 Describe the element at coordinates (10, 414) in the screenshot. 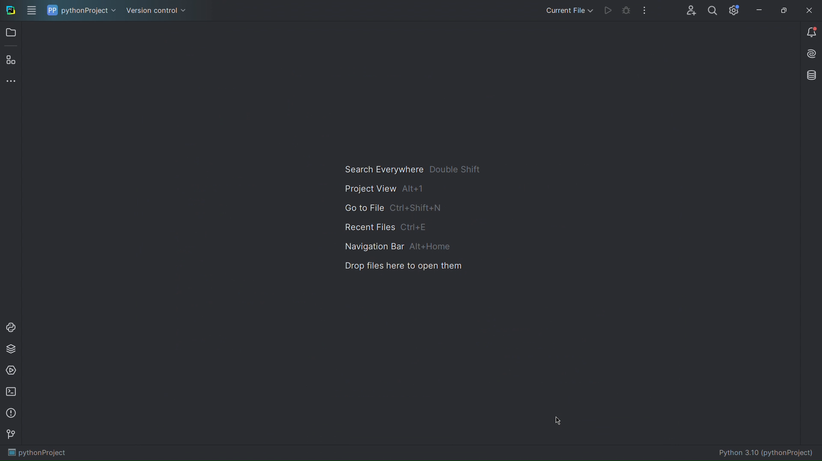

I see `Problems` at that location.